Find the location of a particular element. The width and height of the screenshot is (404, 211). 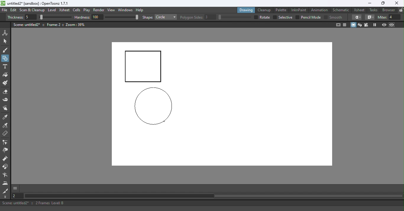

over all is located at coordinates (265, 17).